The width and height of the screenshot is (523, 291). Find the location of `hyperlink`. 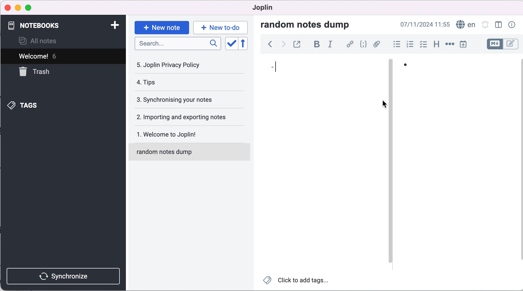

hyperlink is located at coordinates (349, 44).